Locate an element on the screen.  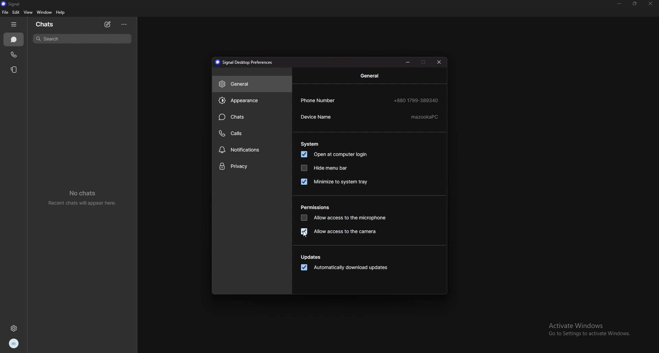
system is located at coordinates (310, 144).